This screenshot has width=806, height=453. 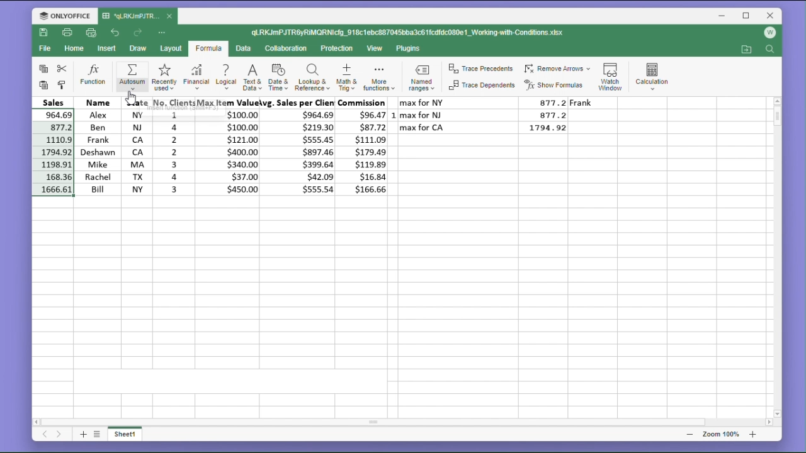 I want to click on date & time, so click(x=279, y=78).